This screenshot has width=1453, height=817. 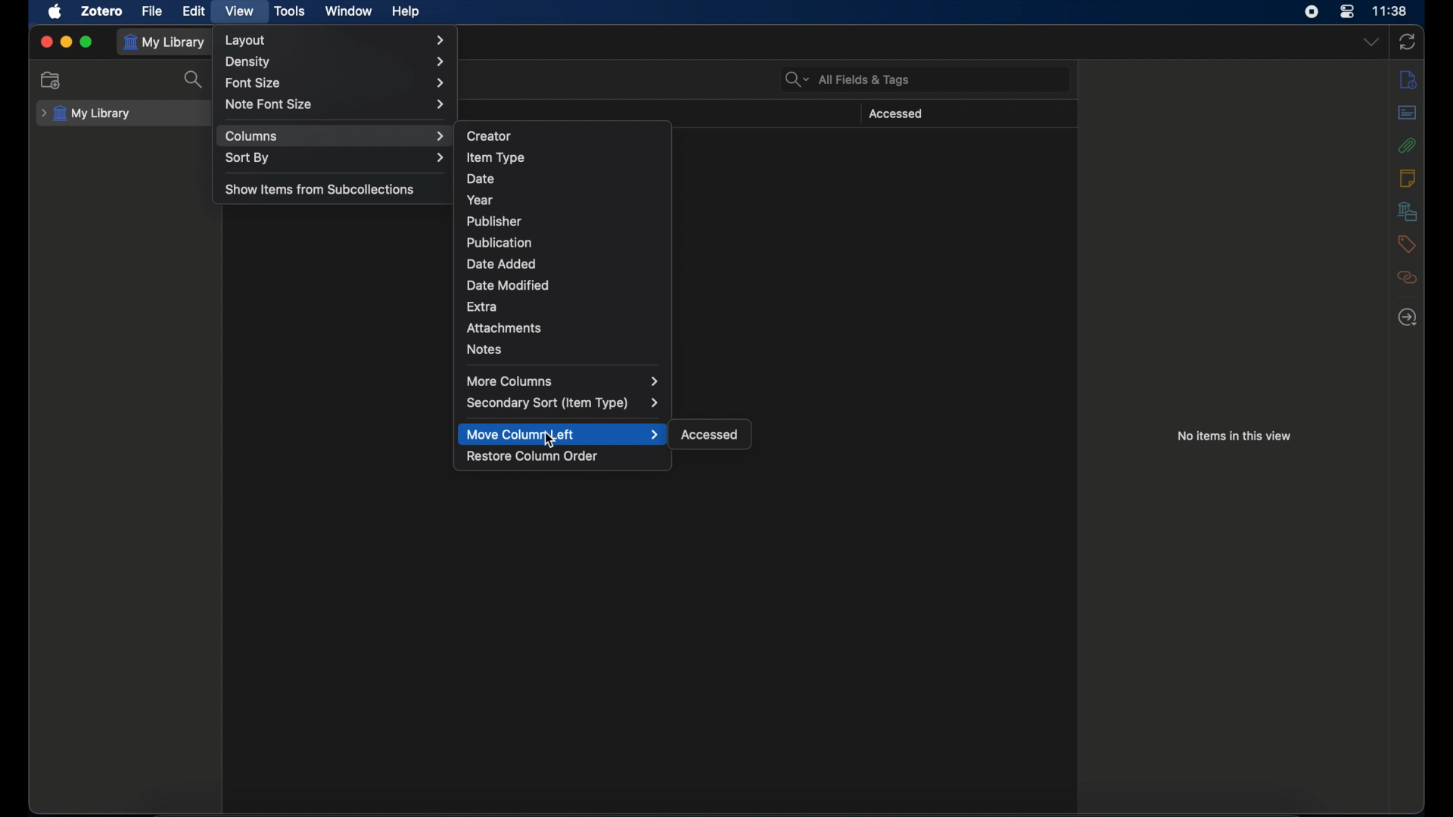 I want to click on help, so click(x=407, y=12).